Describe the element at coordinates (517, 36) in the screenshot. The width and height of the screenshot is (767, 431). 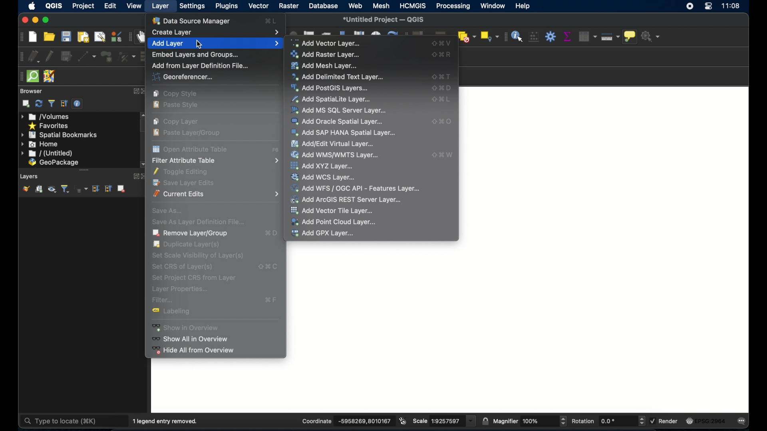
I see `identify features` at that location.